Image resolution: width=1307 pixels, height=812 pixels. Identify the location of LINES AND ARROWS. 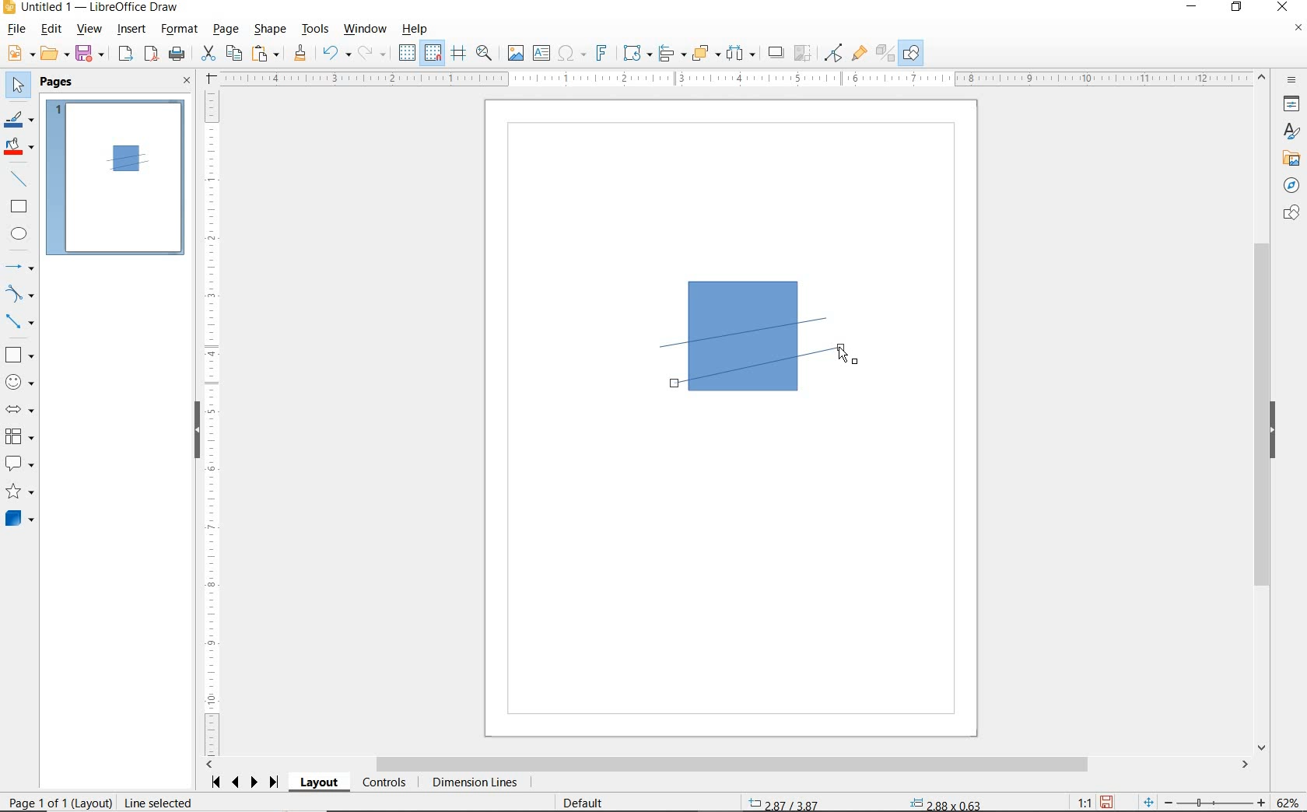
(20, 267).